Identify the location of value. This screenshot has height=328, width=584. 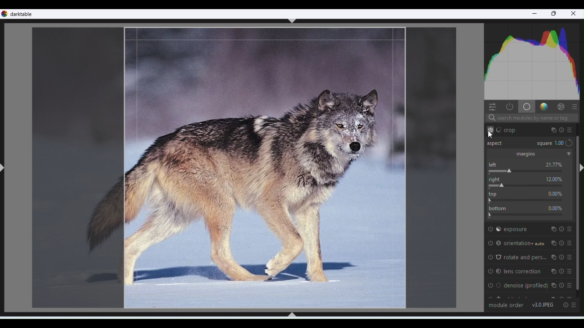
(555, 208).